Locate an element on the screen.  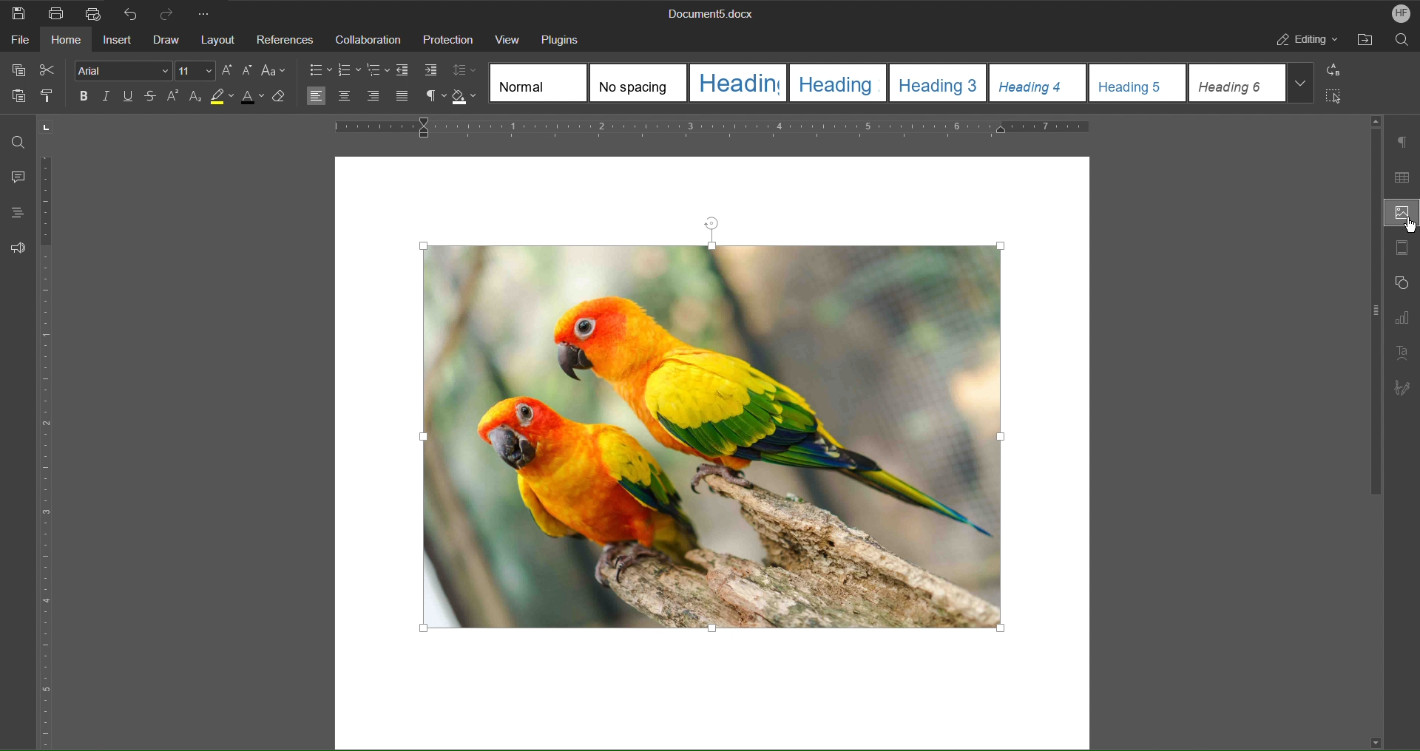
Text Art is located at coordinates (1404, 352).